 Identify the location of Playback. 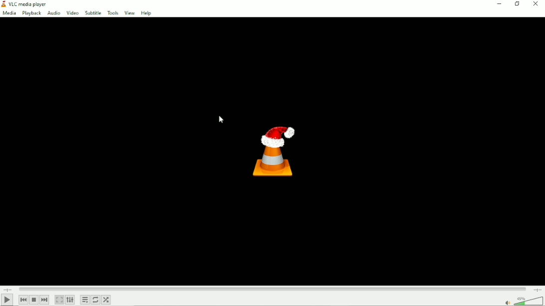
(30, 13).